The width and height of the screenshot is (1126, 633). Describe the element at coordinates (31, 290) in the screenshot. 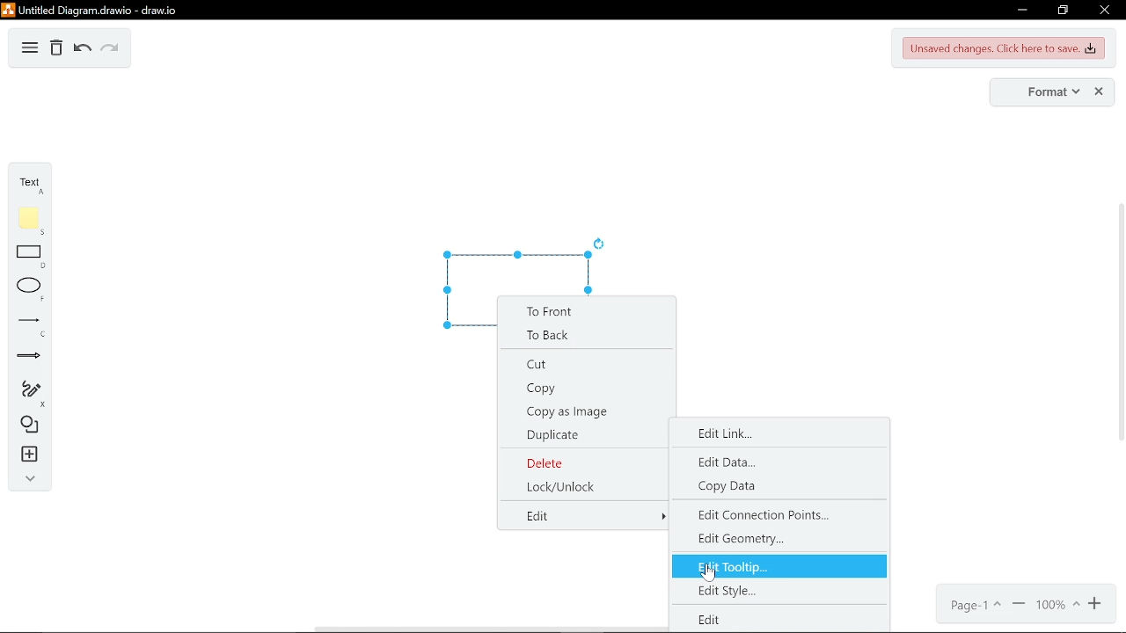

I see `ellipse` at that location.